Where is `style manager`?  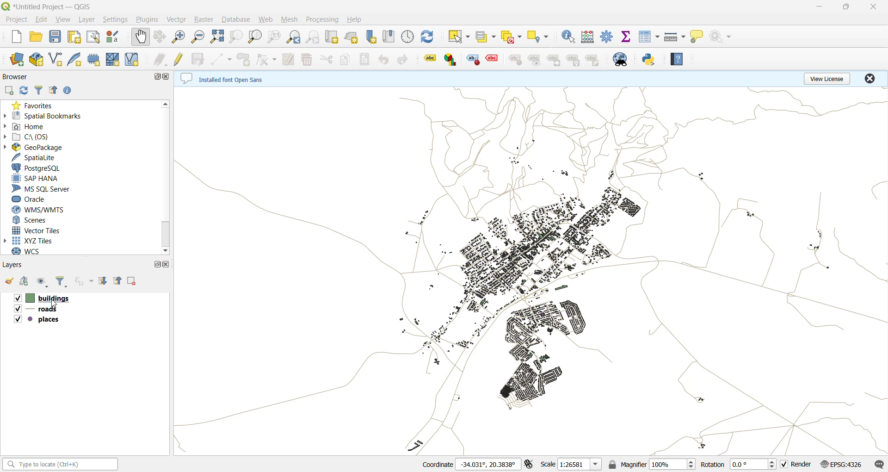
style manager is located at coordinates (114, 37).